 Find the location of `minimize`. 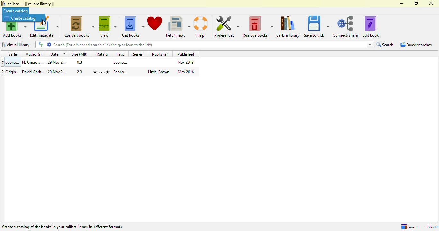

minimize is located at coordinates (402, 4).